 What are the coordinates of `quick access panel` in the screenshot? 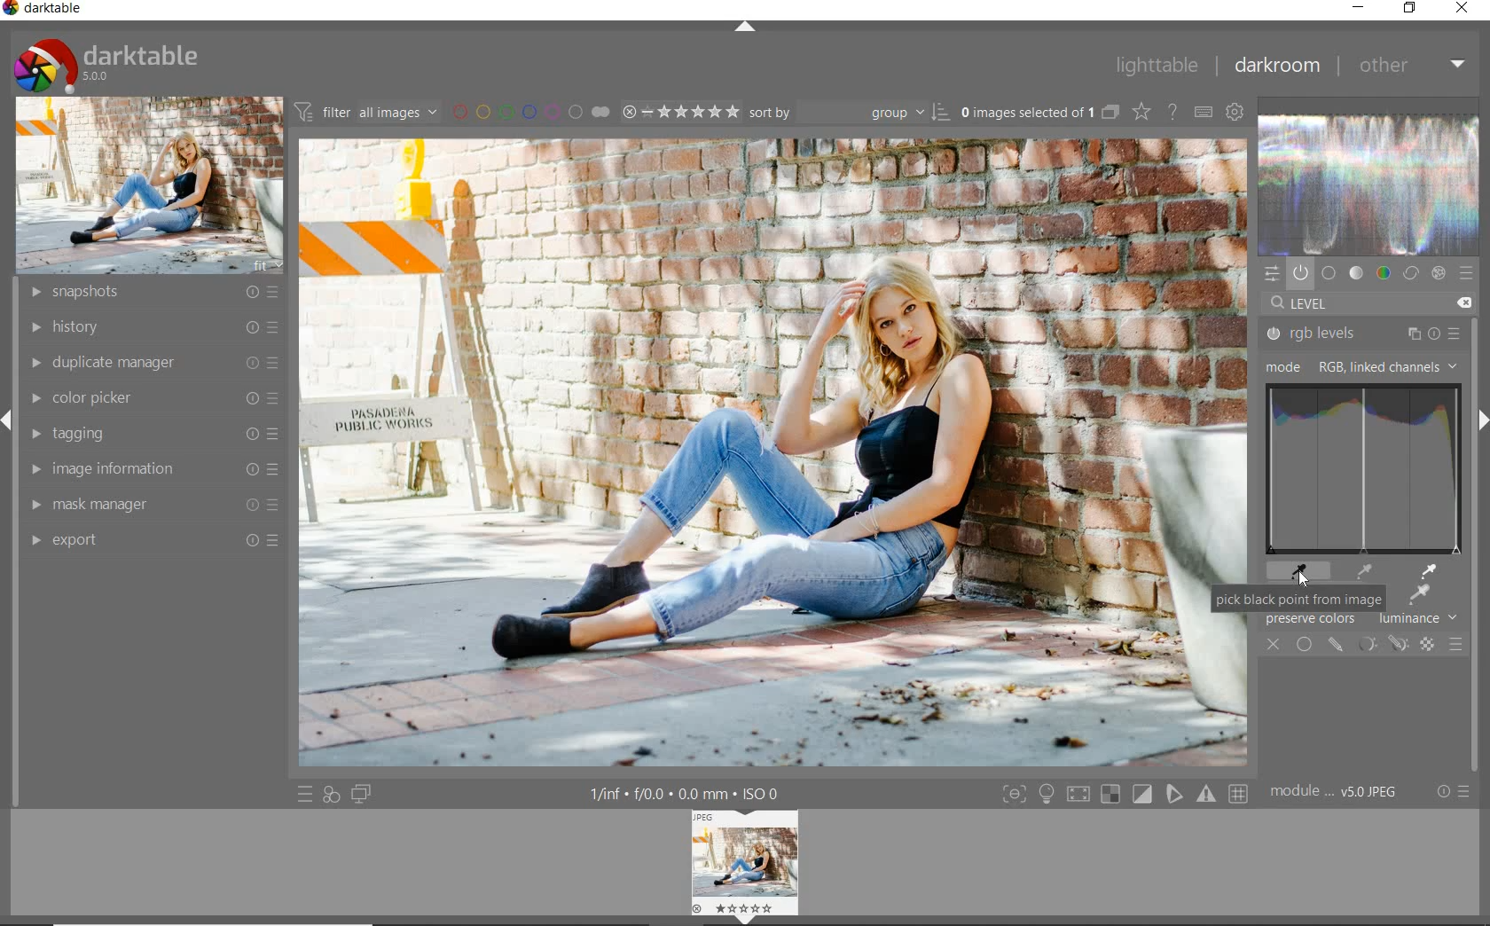 It's located at (1273, 274).